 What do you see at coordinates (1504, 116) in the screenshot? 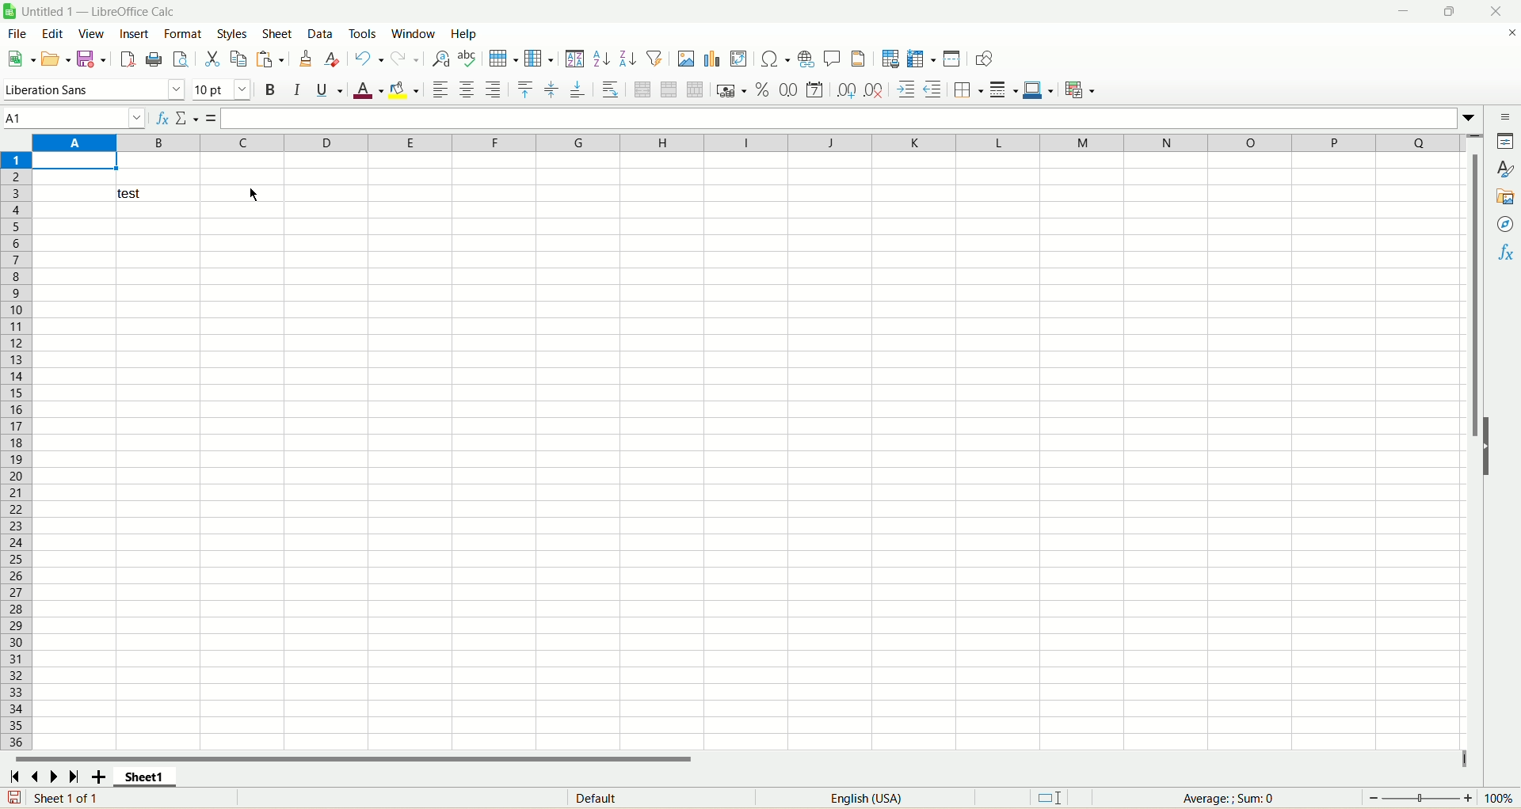
I see `sidebar menu` at bounding box center [1504, 116].